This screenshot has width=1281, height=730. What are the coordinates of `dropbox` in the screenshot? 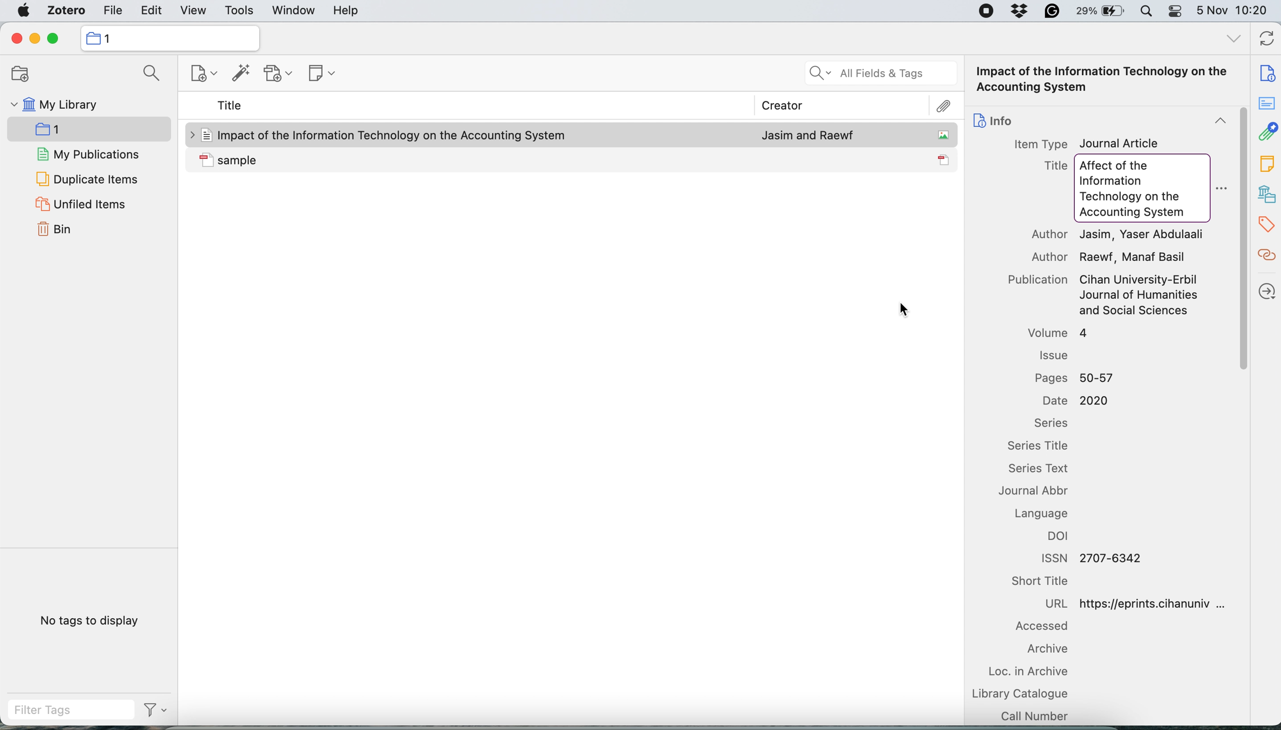 It's located at (1020, 12).